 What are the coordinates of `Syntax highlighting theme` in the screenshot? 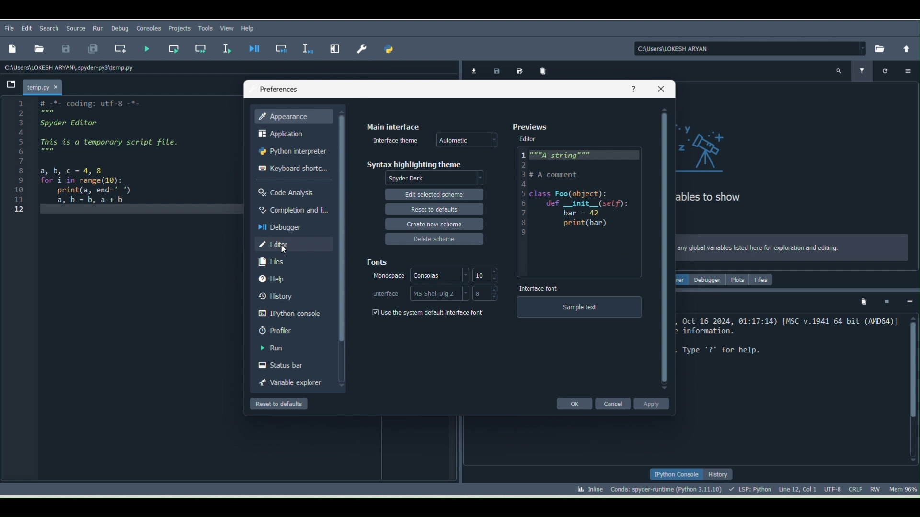 It's located at (413, 162).